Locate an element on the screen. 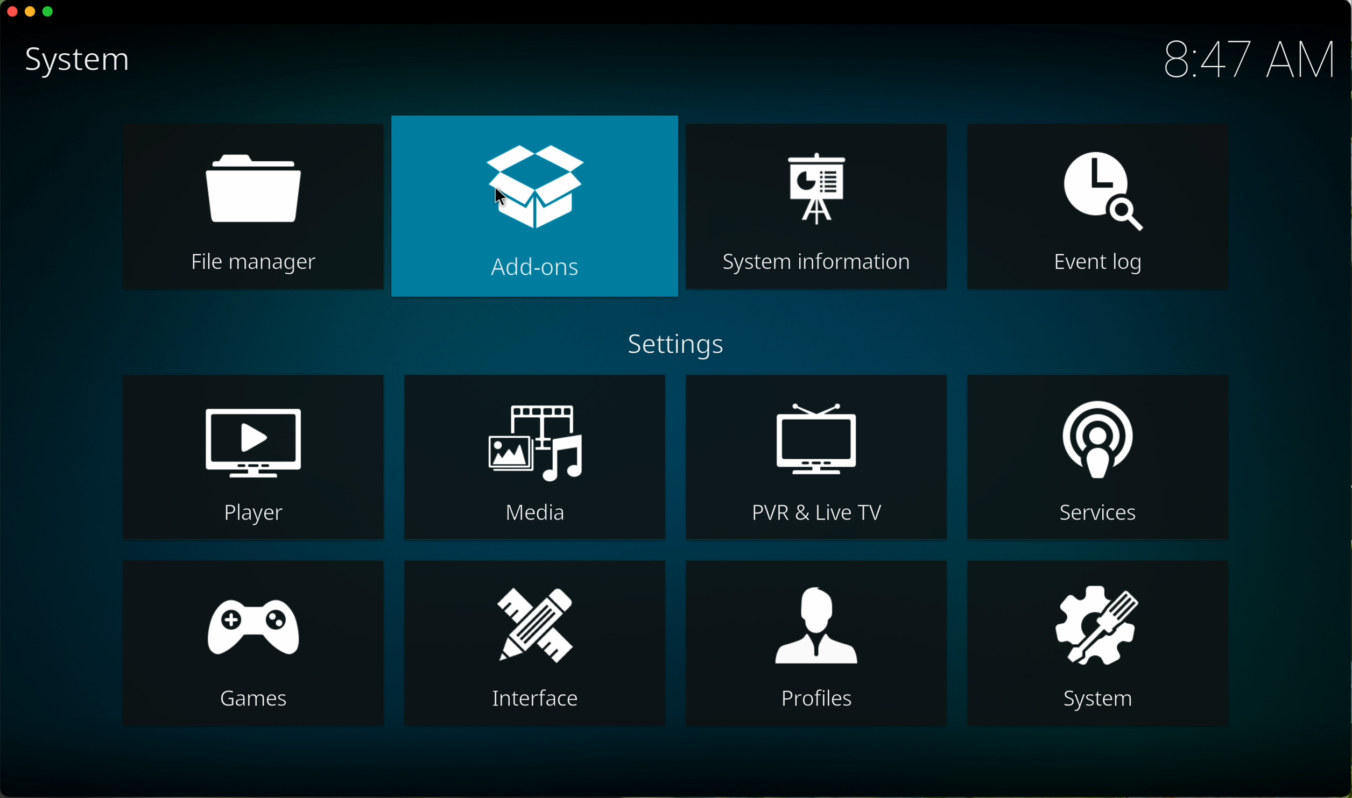 The height and width of the screenshot is (798, 1352). profiles is located at coordinates (815, 645).